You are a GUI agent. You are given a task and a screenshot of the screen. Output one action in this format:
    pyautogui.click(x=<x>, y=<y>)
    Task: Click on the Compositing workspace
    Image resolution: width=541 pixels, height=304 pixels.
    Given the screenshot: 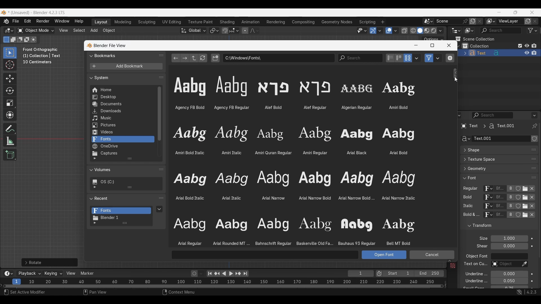 What is the action you would take?
    pyautogui.click(x=303, y=22)
    